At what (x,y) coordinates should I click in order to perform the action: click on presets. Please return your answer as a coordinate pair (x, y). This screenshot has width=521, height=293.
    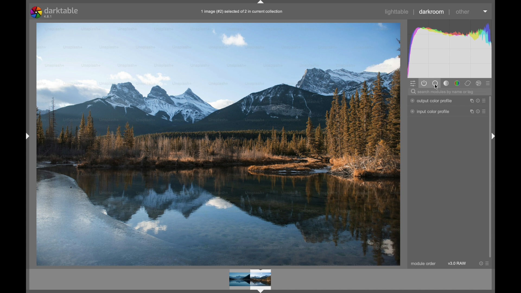
    Looking at the image, I should click on (485, 112).